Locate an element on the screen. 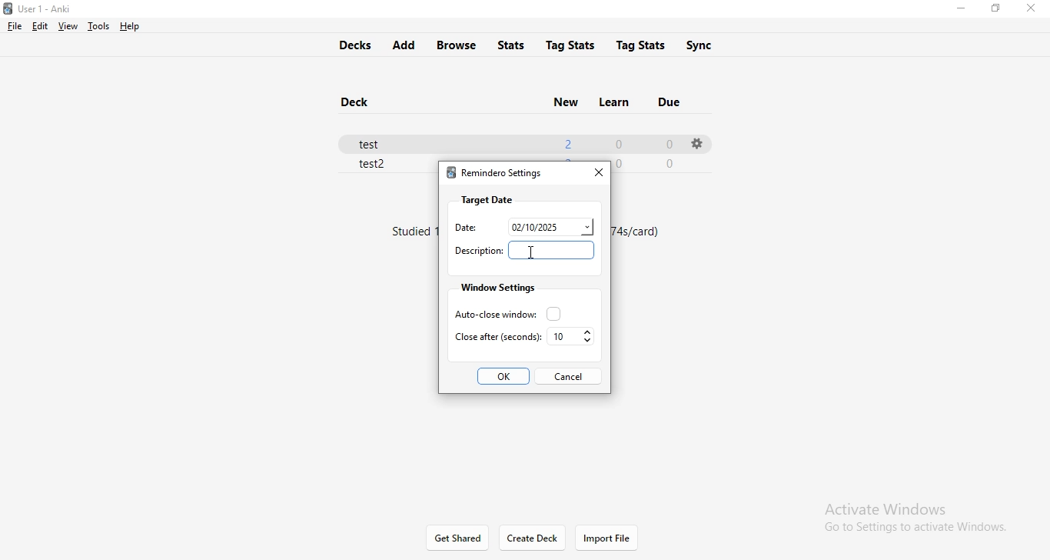  tag stats is located at coordinates (570, 44).